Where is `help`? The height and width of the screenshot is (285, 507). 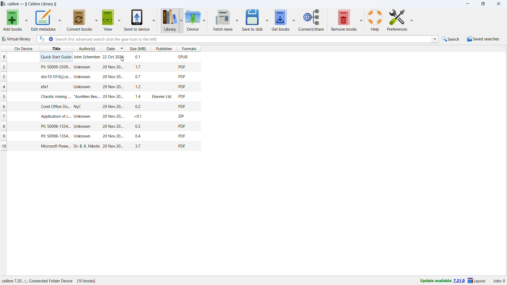
help is located at coordinates (375, 20).